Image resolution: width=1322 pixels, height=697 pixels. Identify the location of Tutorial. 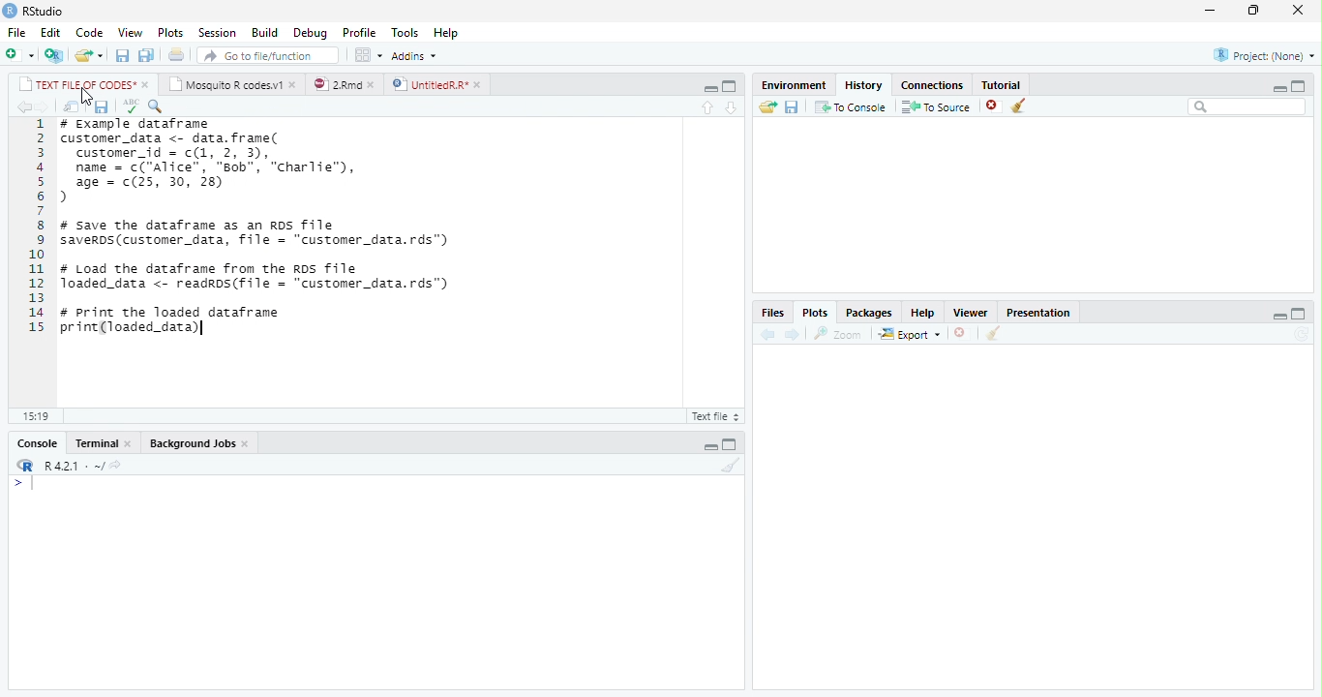
(1003, 84).